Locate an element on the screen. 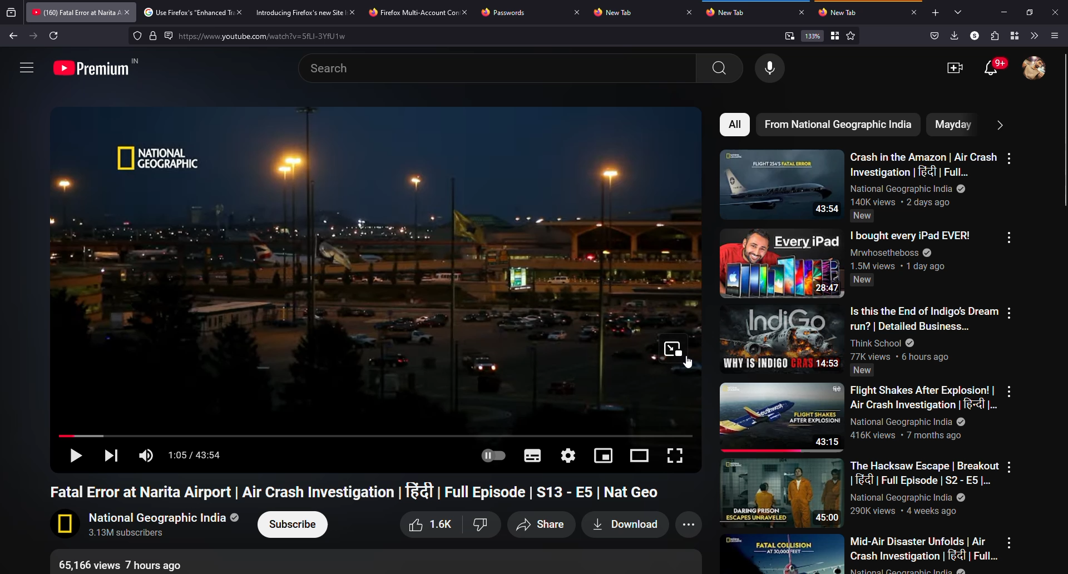 Image resolution: width=1068 pixels, height=574 pixels. autoplay is located at coordinates (492, 456).